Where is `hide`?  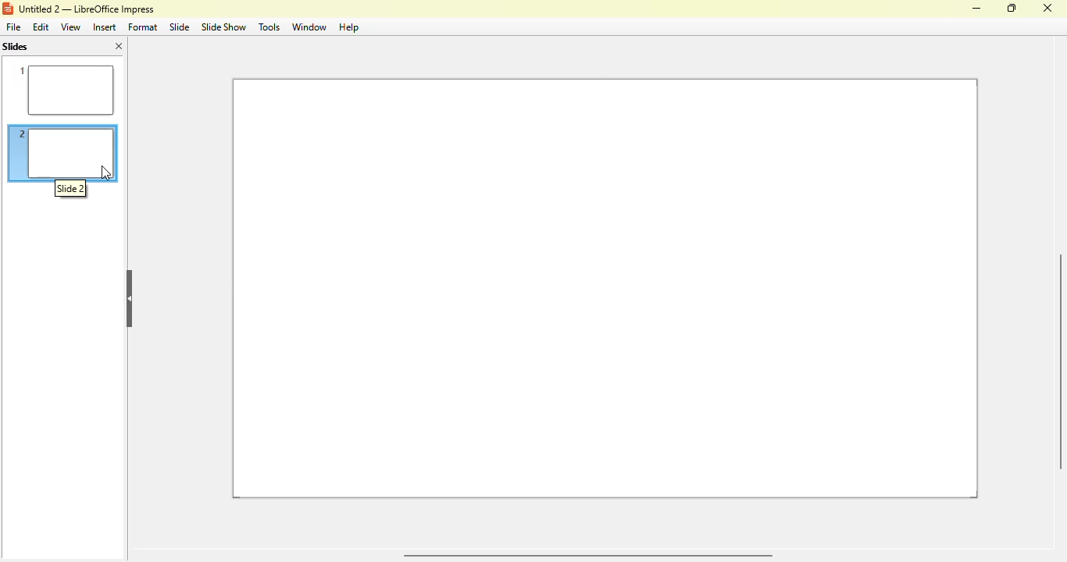 hide is located at coordinates (129, 298).